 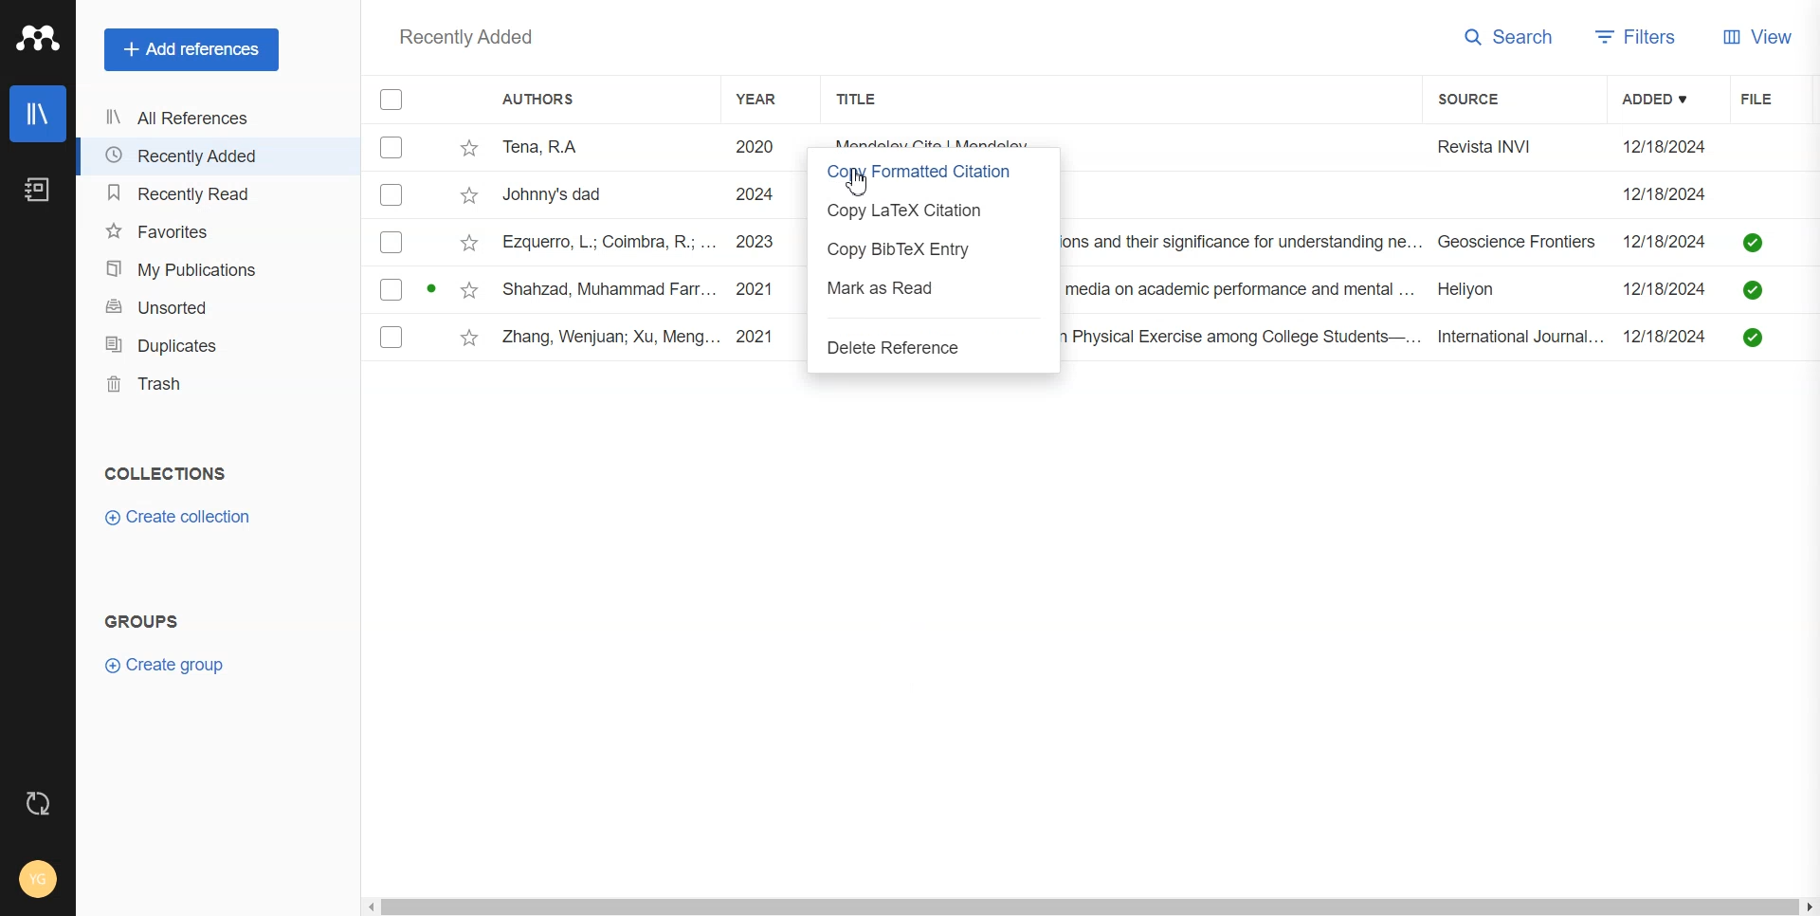 I want to click on Unsorted, so click(x=219, y=307).